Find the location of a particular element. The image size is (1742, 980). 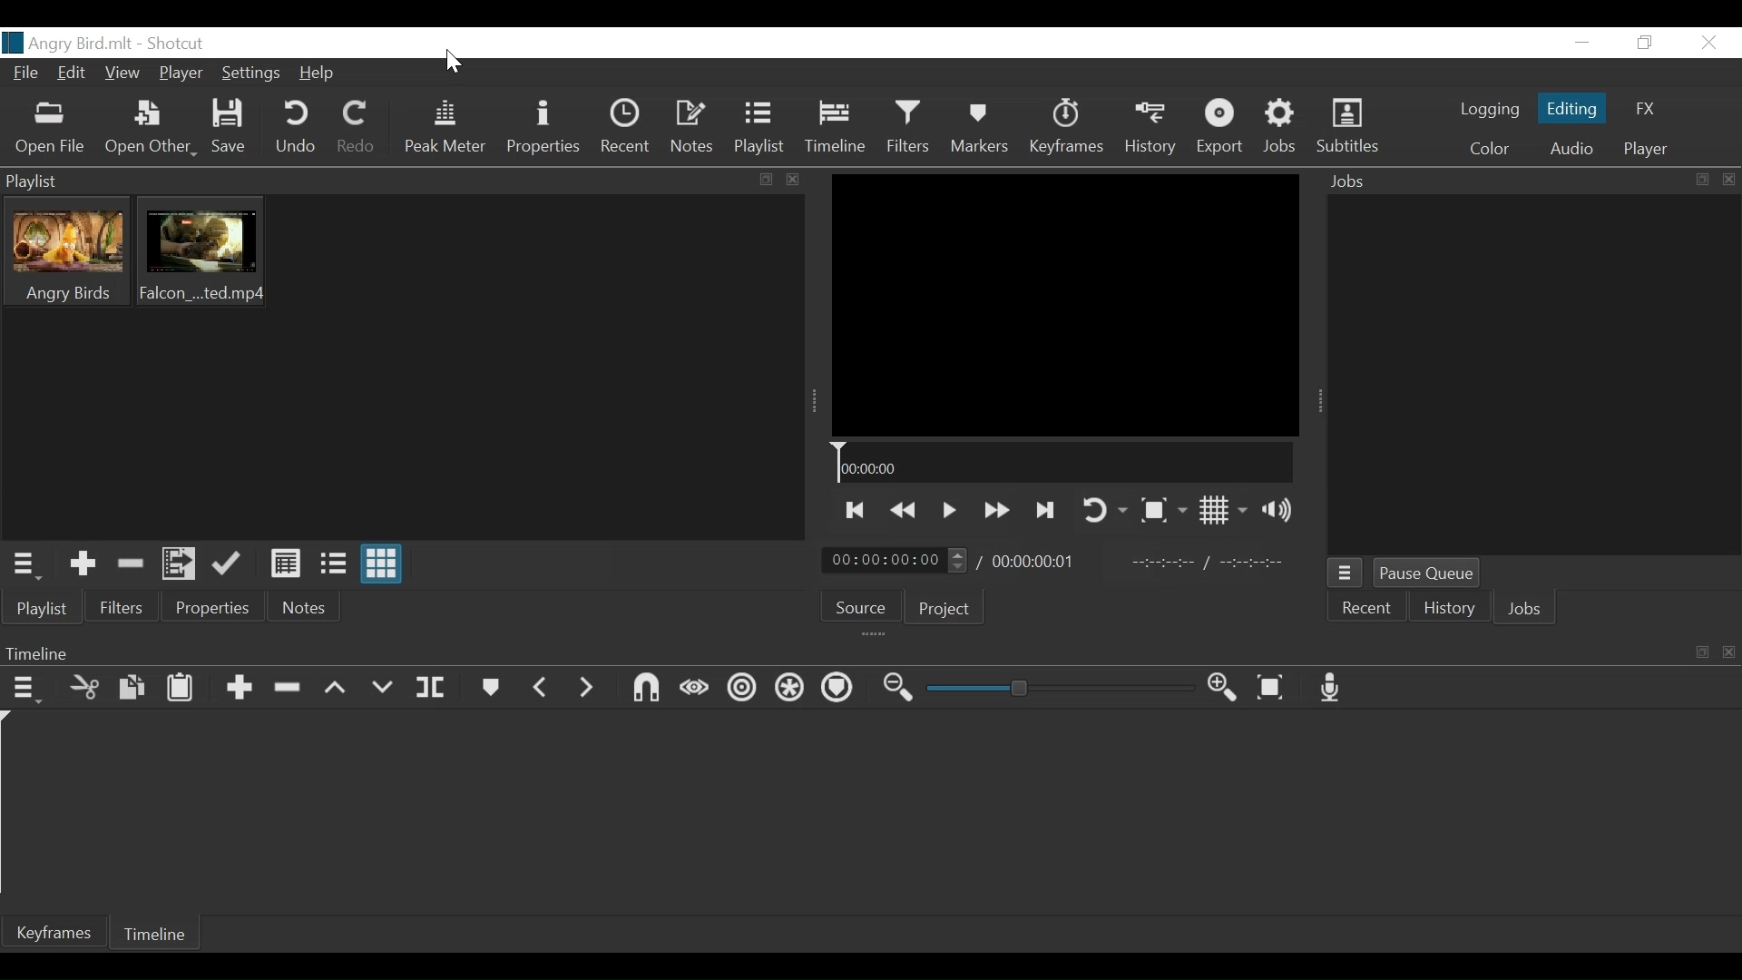

Add the Source to the playlist is located at coordinates (83, 564).